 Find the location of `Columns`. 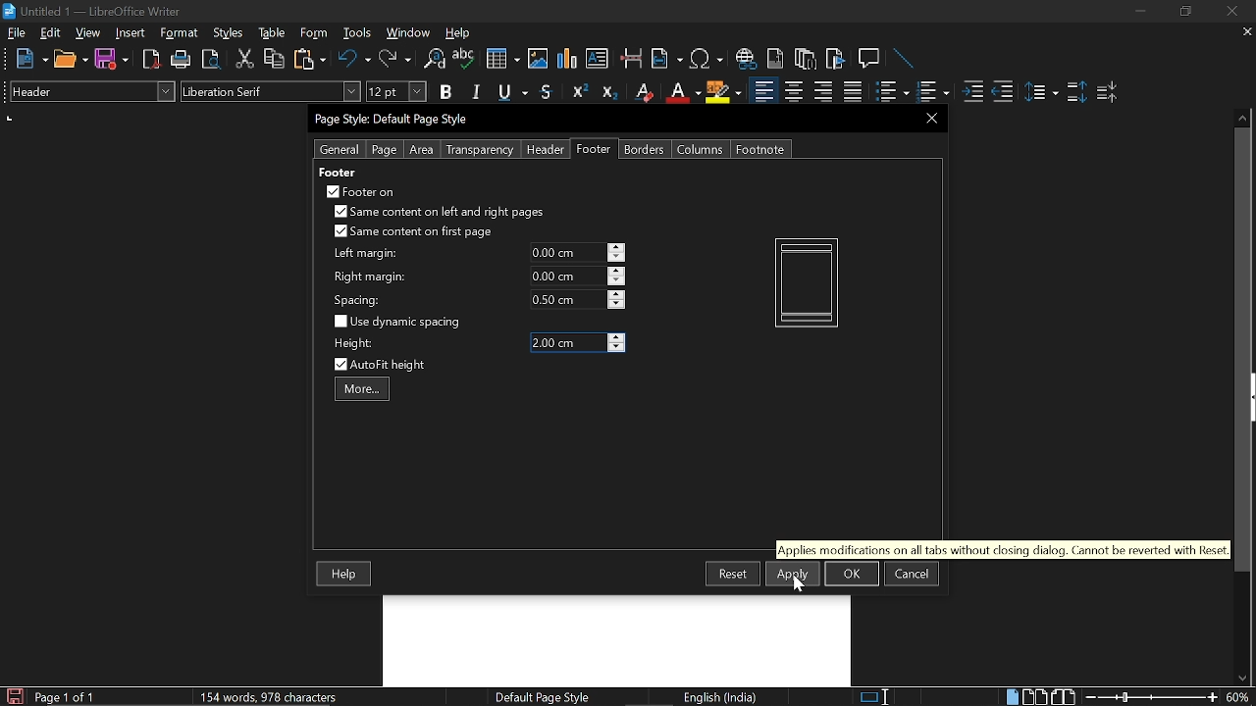

Columns is located at coordinates (701, 149).